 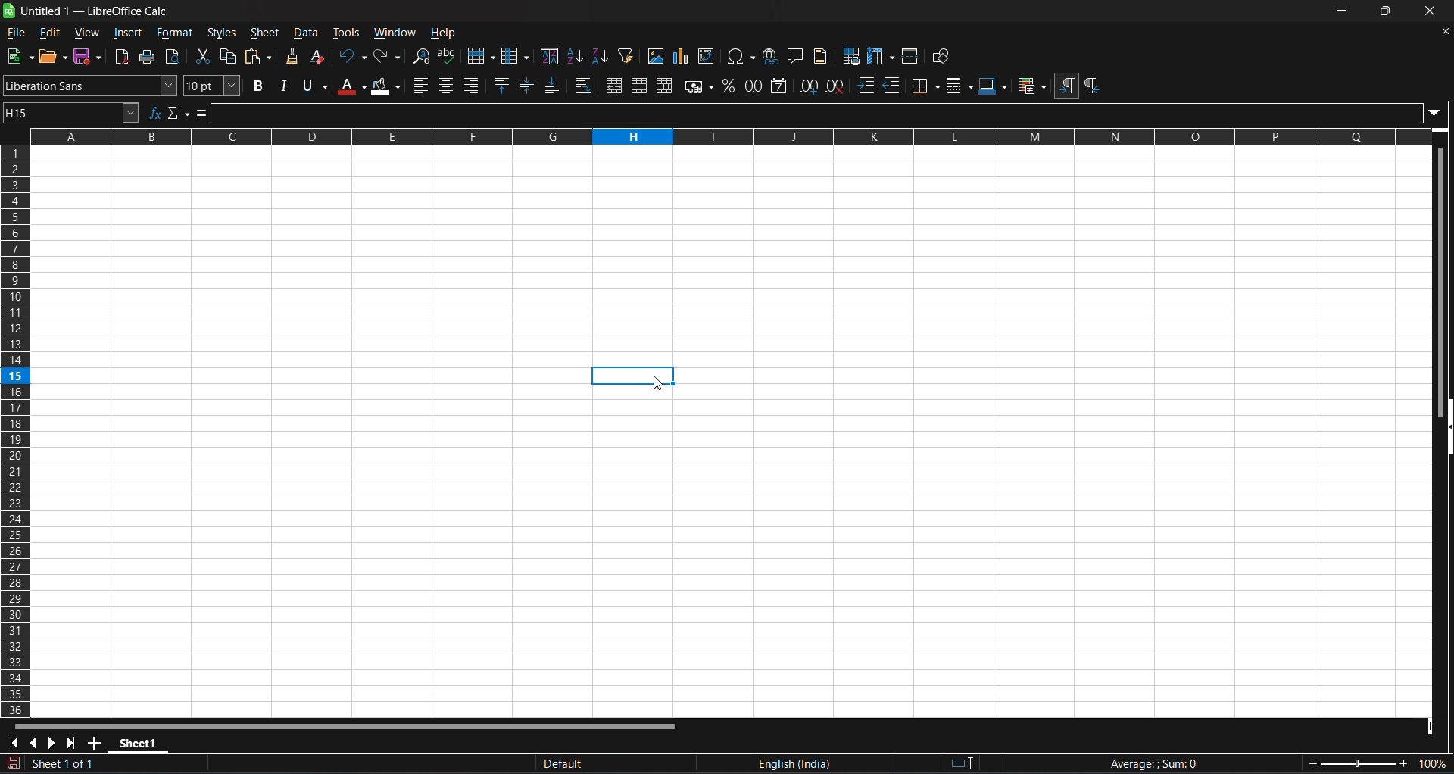 What do you see at coordinates (53, 55) in the screenshot?
I see `open` at bounding box center [53, 55].